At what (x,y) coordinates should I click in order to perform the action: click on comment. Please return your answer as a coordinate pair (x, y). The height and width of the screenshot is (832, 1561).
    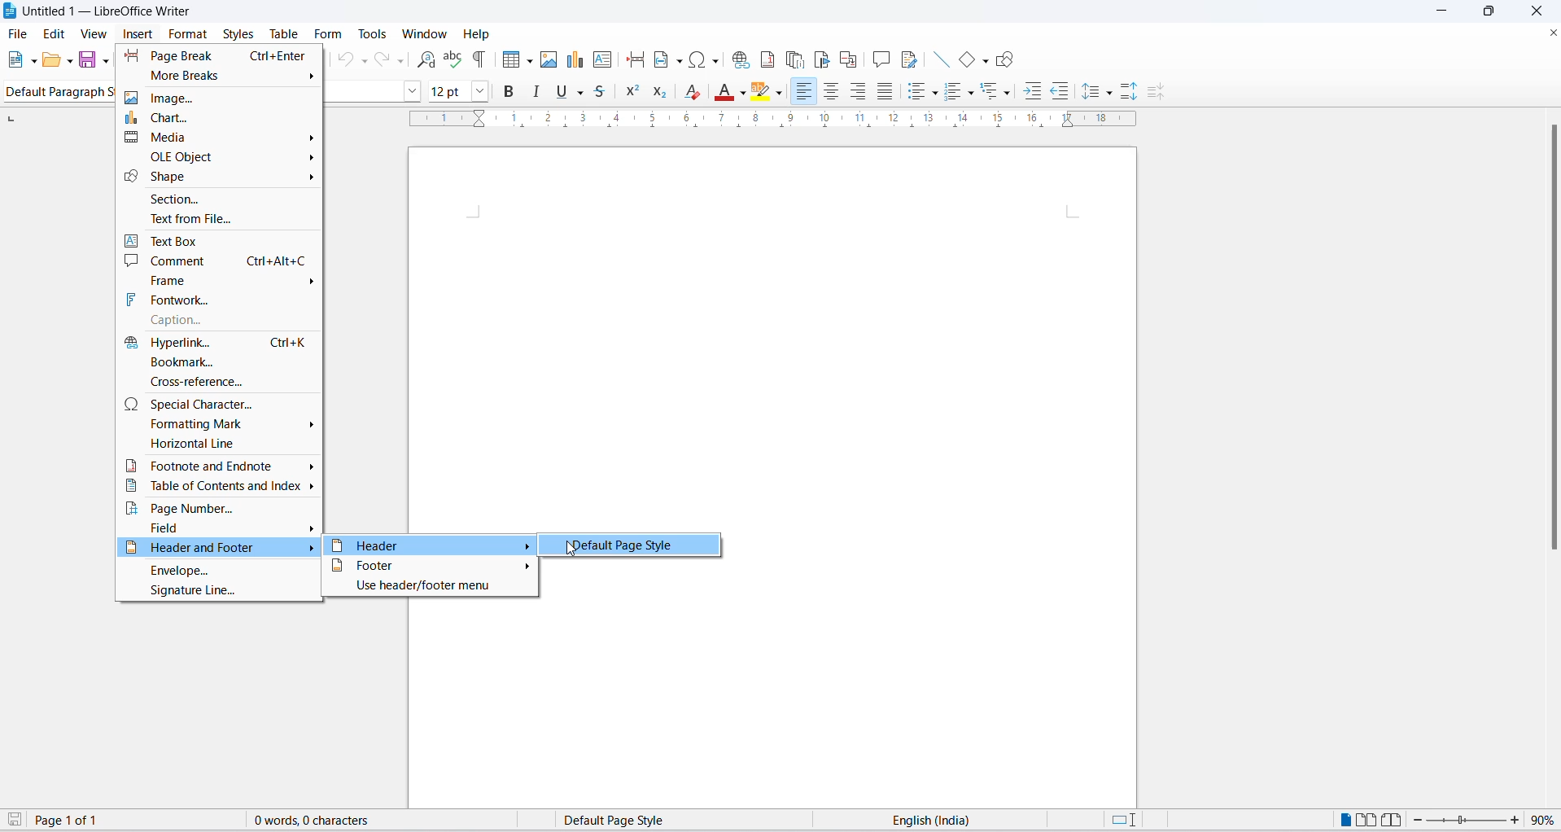
    Looking at the image, I should click on (220, 261).